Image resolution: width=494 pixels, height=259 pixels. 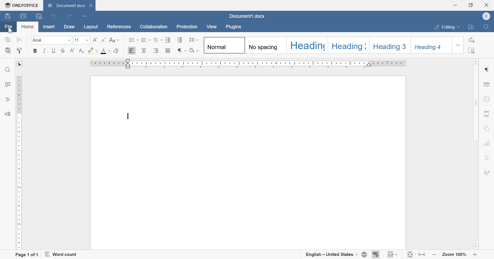 I want to click on scroll bar, so click(x=475, y=103).